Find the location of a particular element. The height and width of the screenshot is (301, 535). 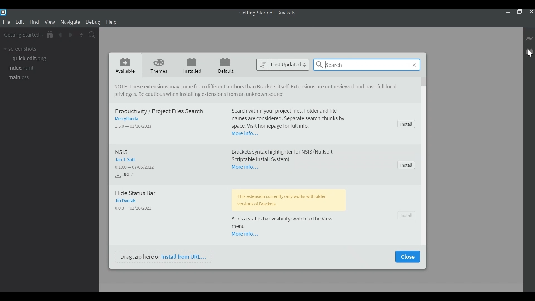

Default  is located at coordinates (226, 66).